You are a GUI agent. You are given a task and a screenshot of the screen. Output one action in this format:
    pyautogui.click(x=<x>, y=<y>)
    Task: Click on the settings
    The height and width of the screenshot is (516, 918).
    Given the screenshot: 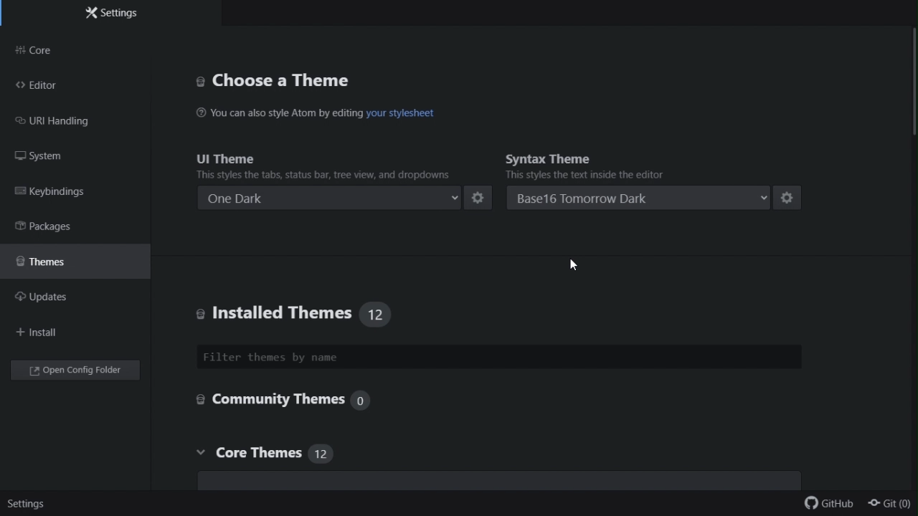 What is the action you would take?
    pyautogui.click(x=480, y=198)
    